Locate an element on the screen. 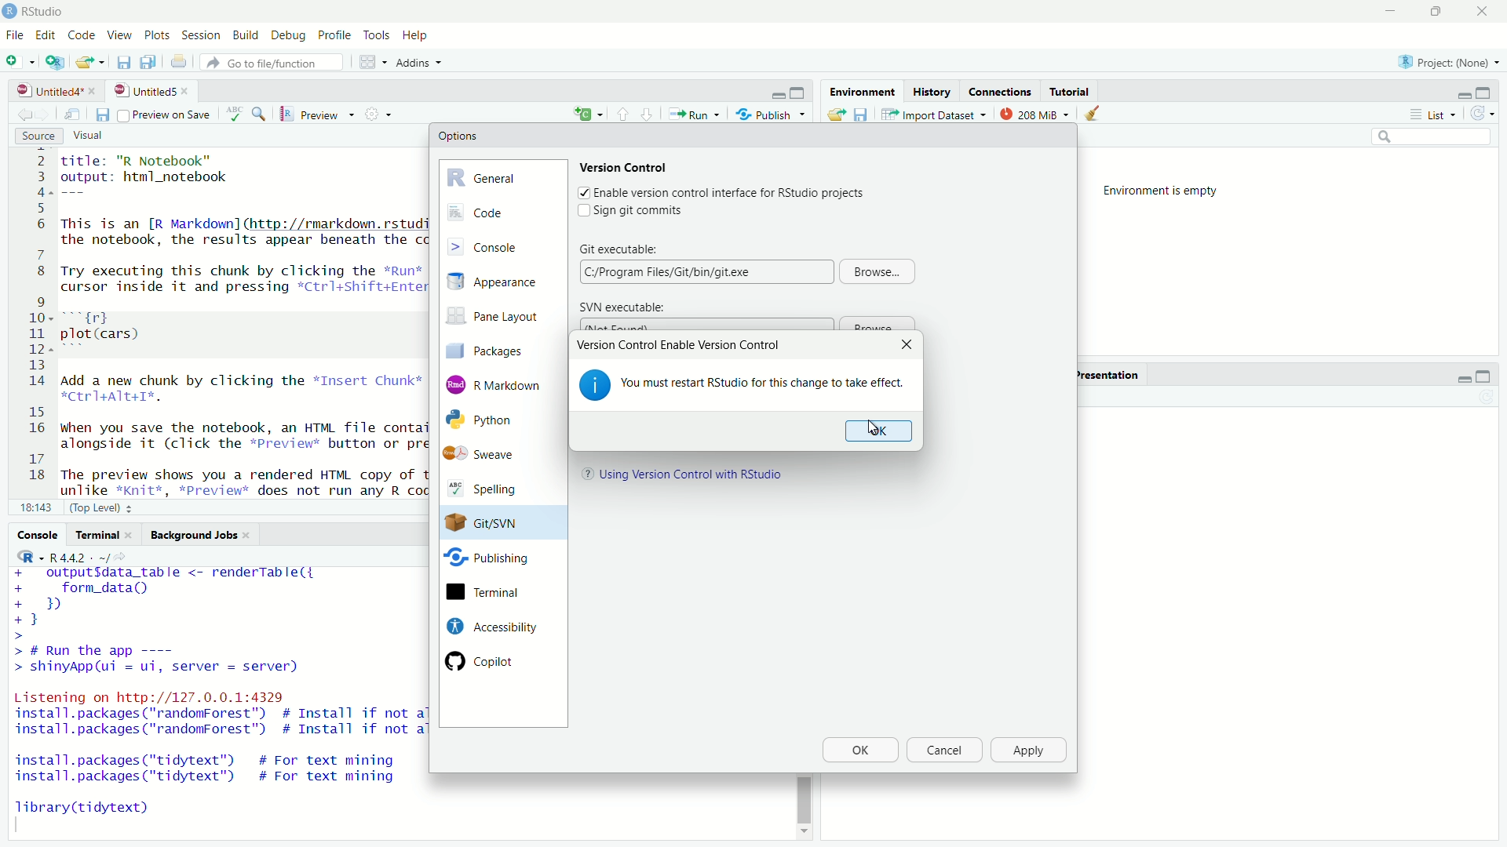 This screenshot has width=1507, height=847. show in new window is located at coordinates (72, 115).